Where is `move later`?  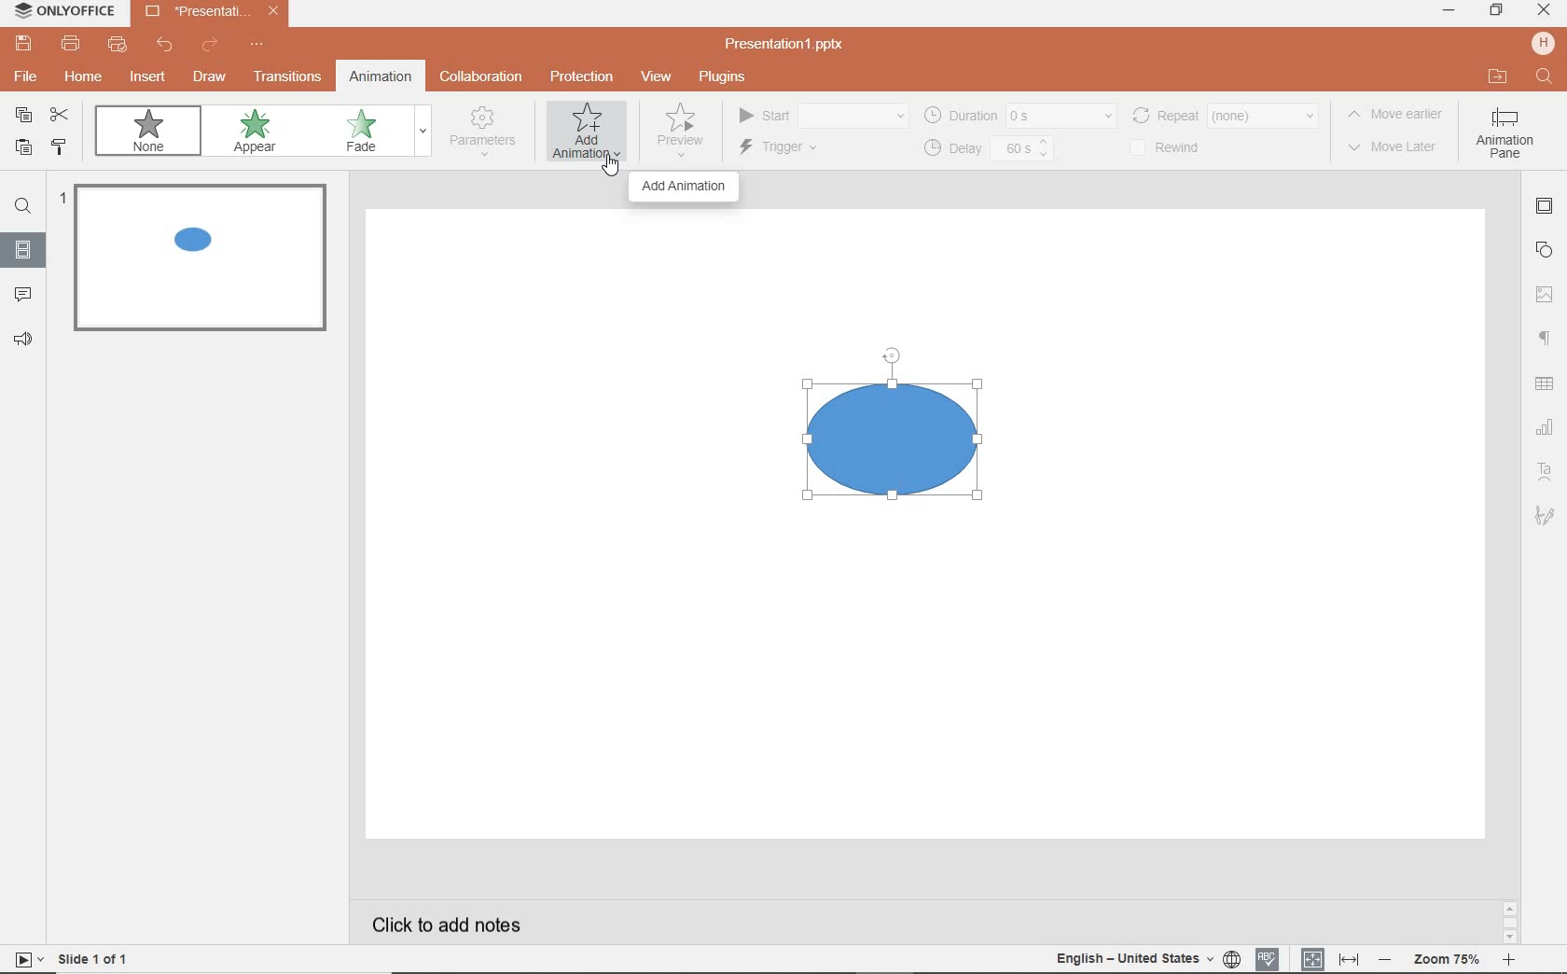
move later is located at coordinates (1398, 148).